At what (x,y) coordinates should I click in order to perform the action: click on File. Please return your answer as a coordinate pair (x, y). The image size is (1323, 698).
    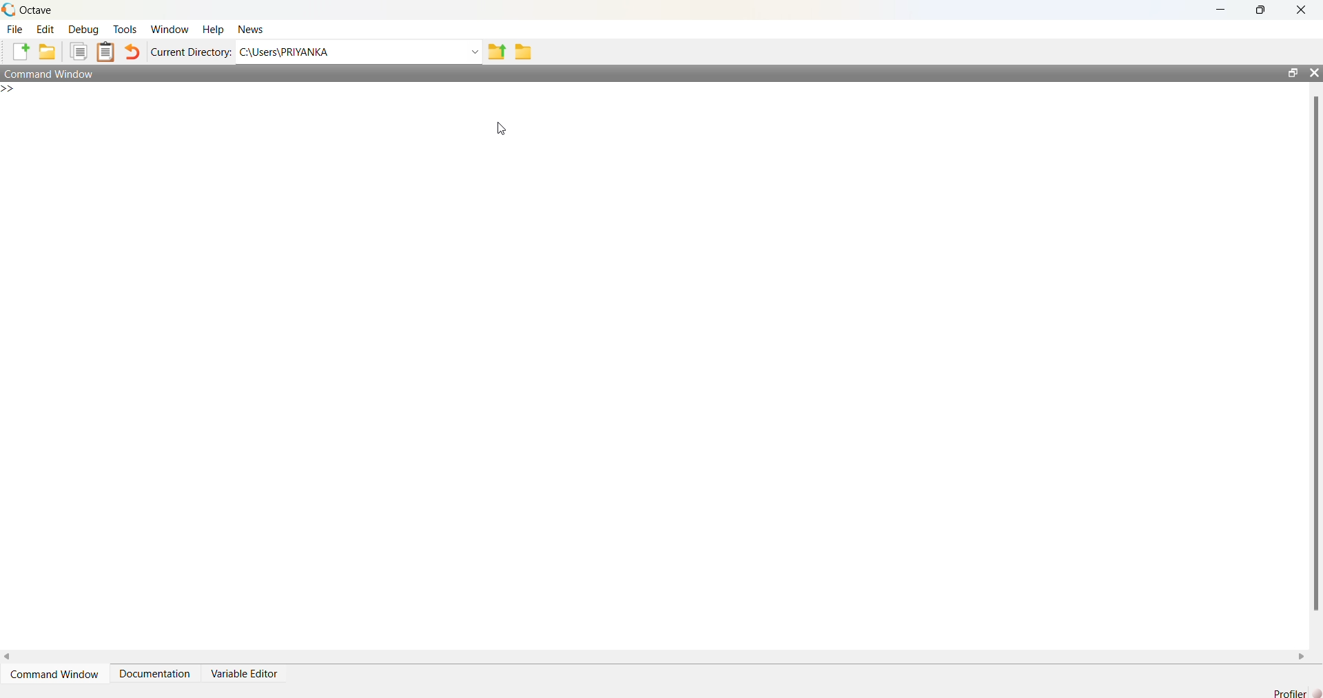
    Looking at the image, I should click on (16, 29).